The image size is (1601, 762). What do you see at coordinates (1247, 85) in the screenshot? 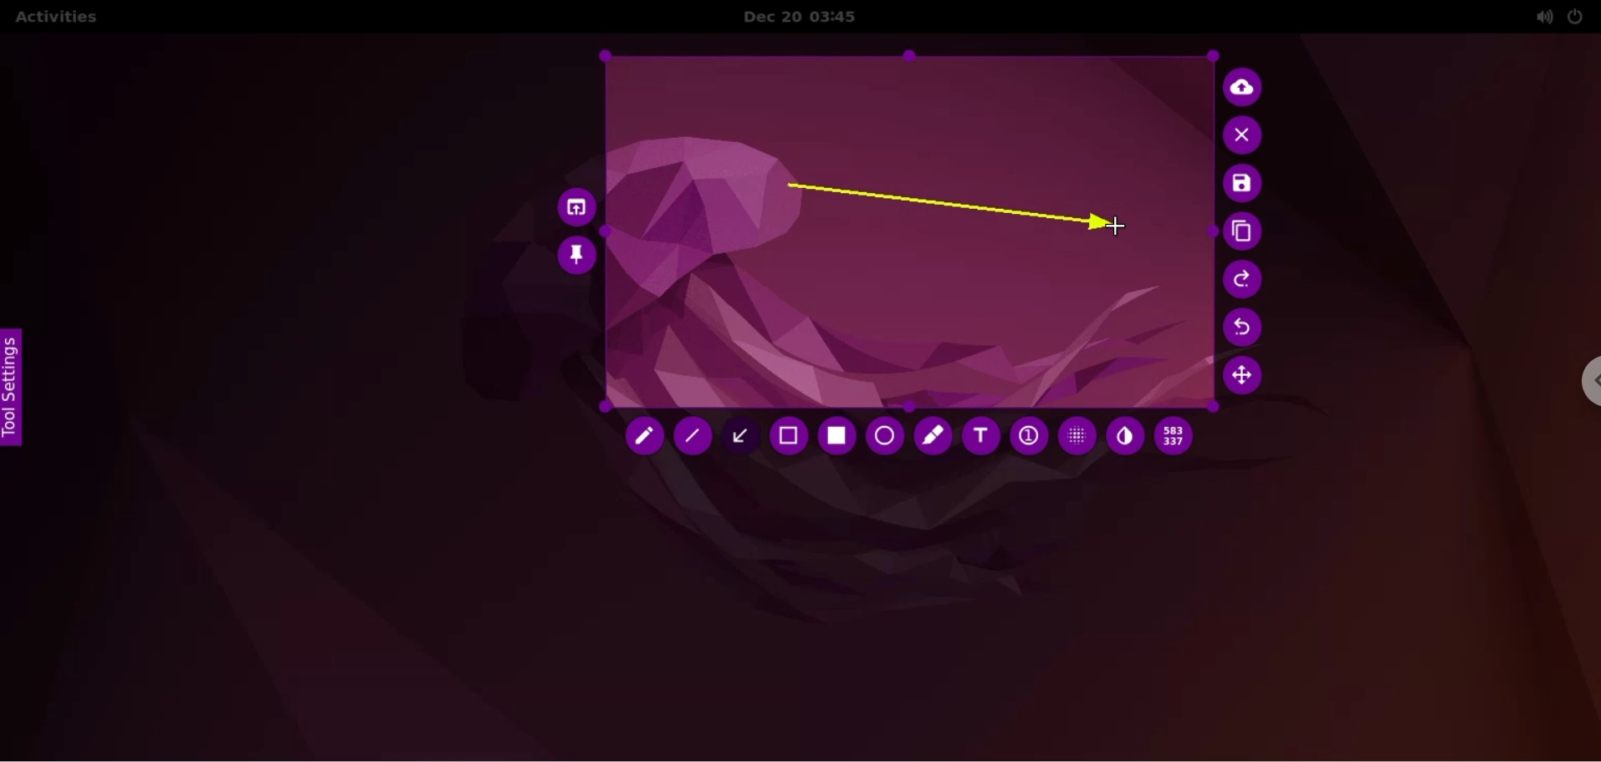
I see `upload` at bounding box center [1247, 85].